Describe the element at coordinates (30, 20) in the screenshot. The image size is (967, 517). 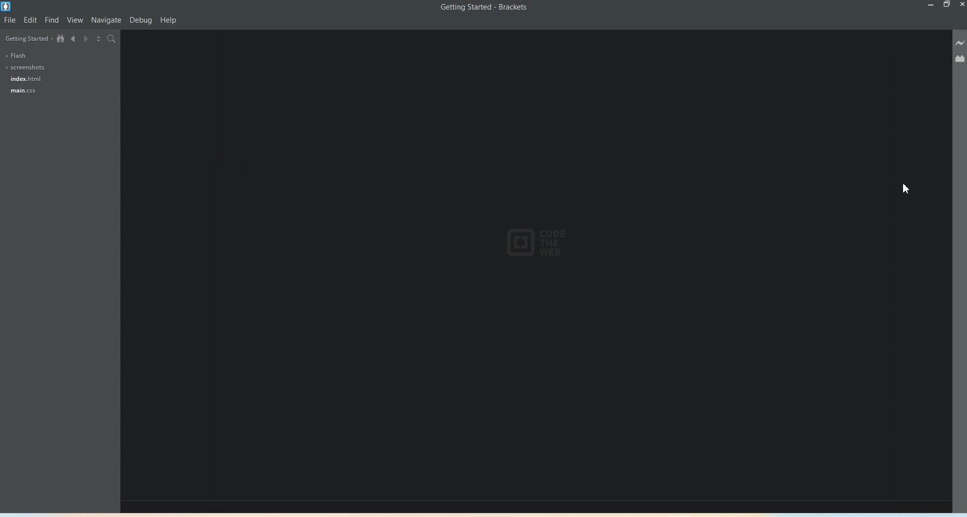
I see `Edit` at that location.